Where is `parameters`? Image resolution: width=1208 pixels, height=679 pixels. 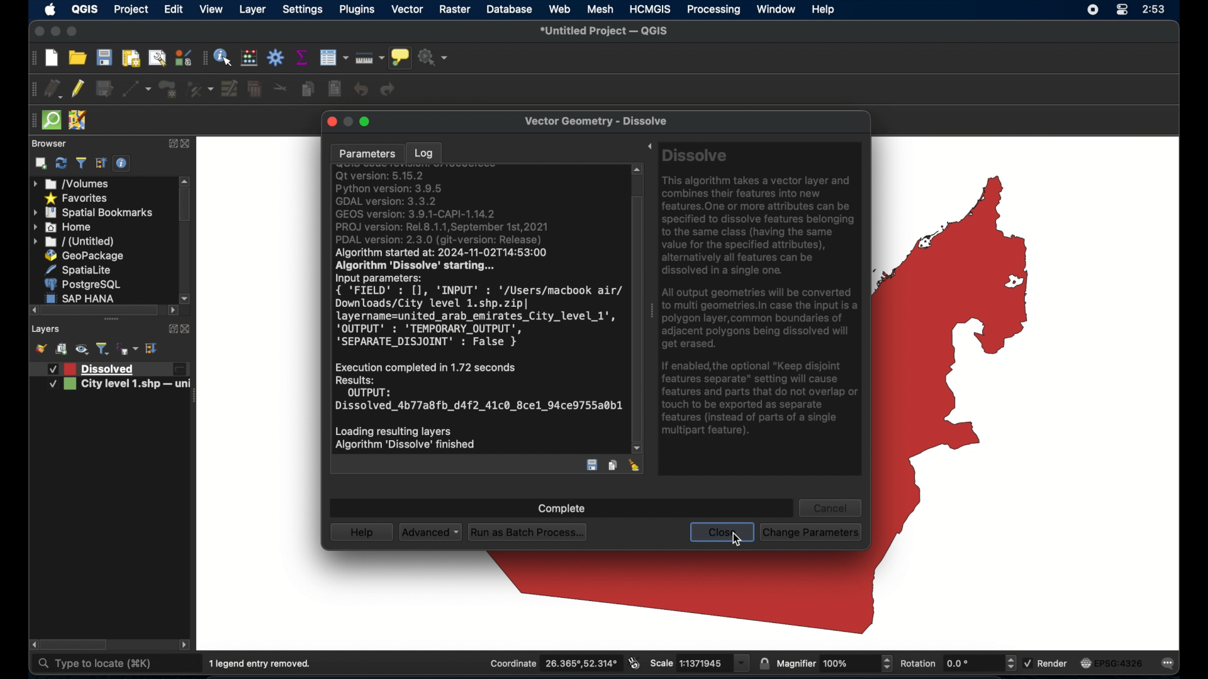 parameters is located at coordinates (366, 152).